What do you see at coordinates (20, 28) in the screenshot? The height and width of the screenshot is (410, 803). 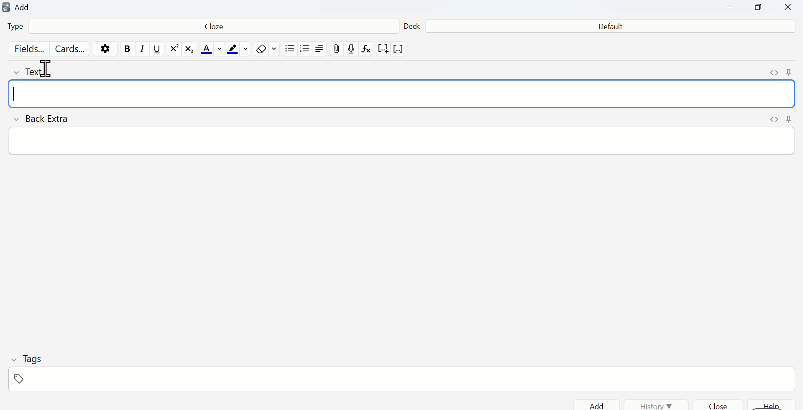 I see `Type` at bounding box center [20, 28].